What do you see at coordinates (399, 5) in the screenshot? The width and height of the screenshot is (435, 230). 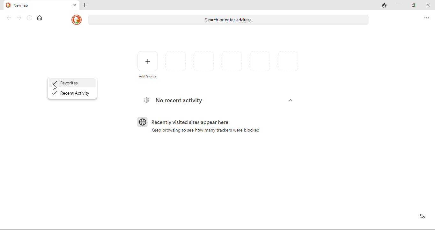 I see `minimize` at bounding box center [399, 5].